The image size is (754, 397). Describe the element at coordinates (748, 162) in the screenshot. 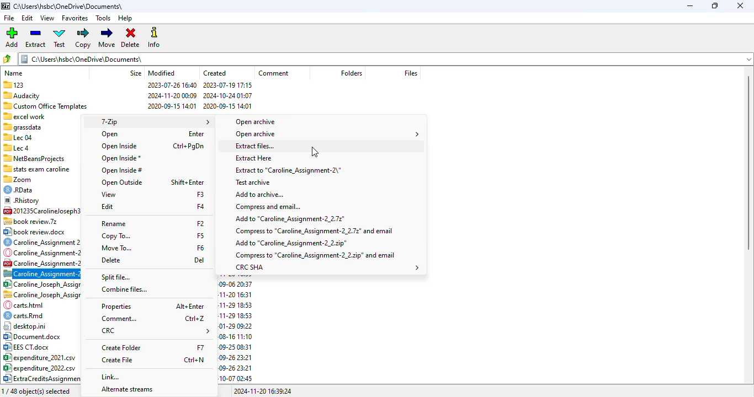

I see `vertical scroll bar` at that location.